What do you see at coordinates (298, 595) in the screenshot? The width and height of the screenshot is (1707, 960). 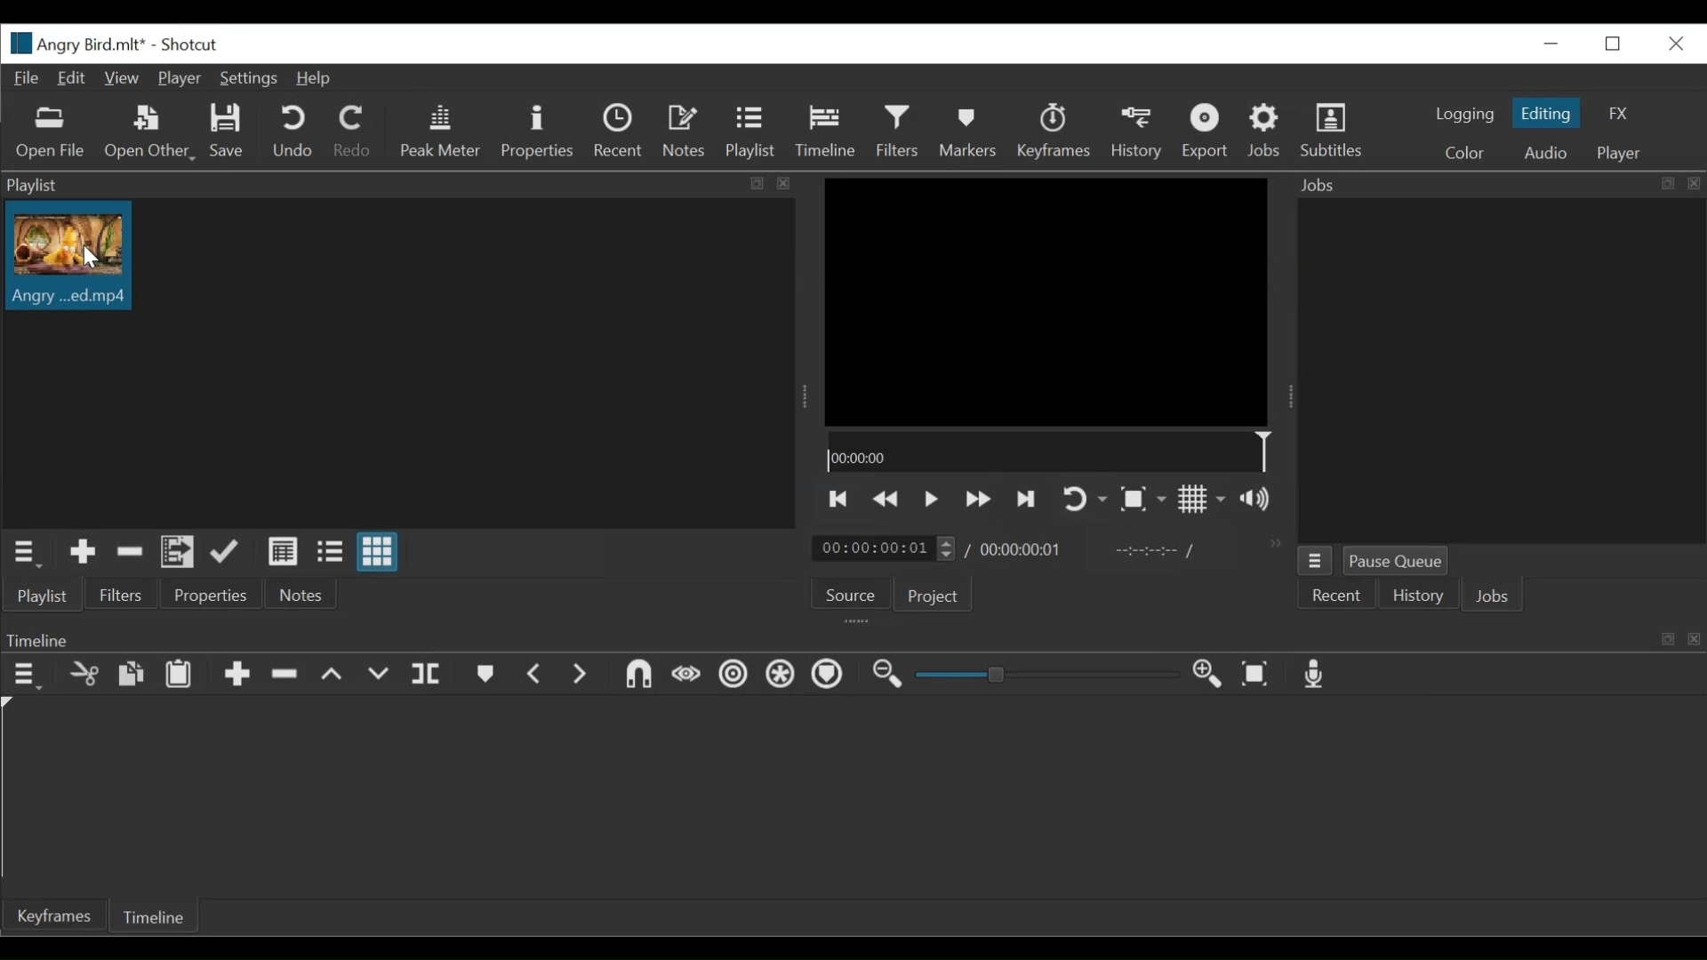 I see `Notes` at bounding box center [298, 595].